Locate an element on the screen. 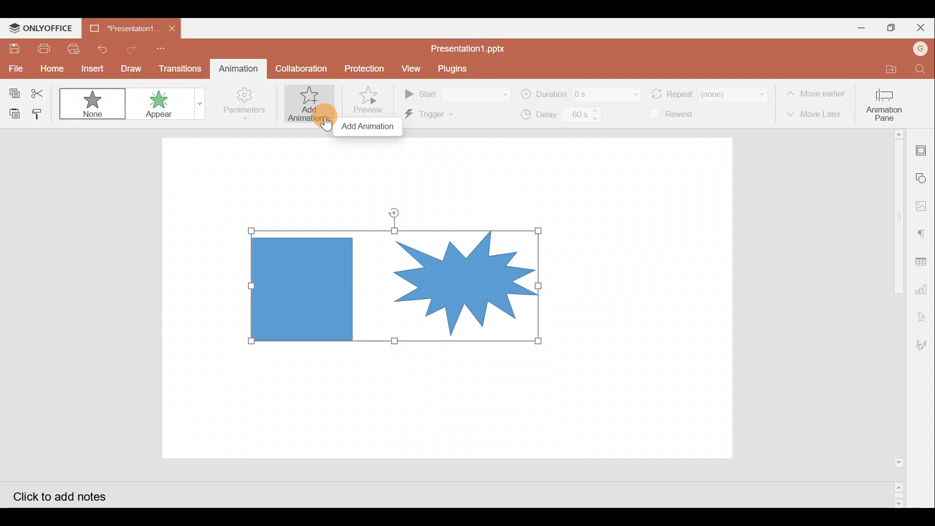 This screenshot has height=526, width=935. Undo is located at coordinates (101, 47).